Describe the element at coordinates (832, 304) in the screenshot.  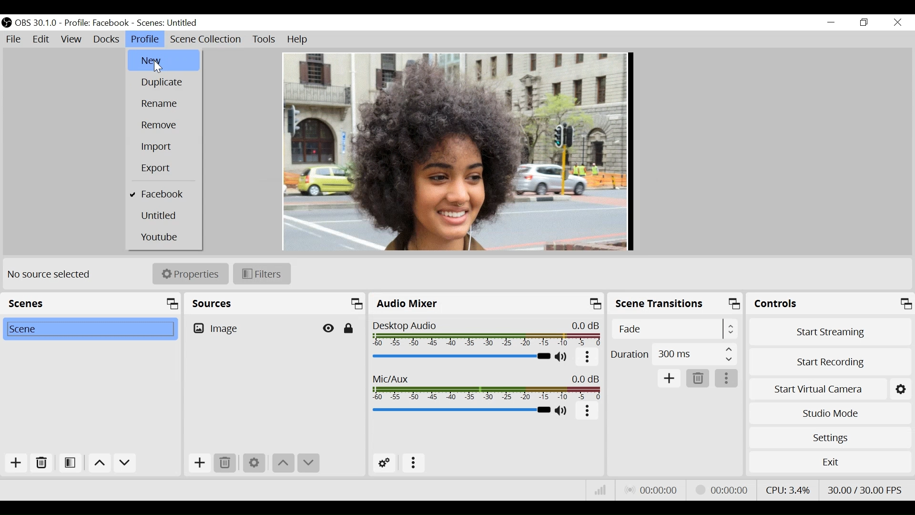
I see `Controls Panel` at that location.